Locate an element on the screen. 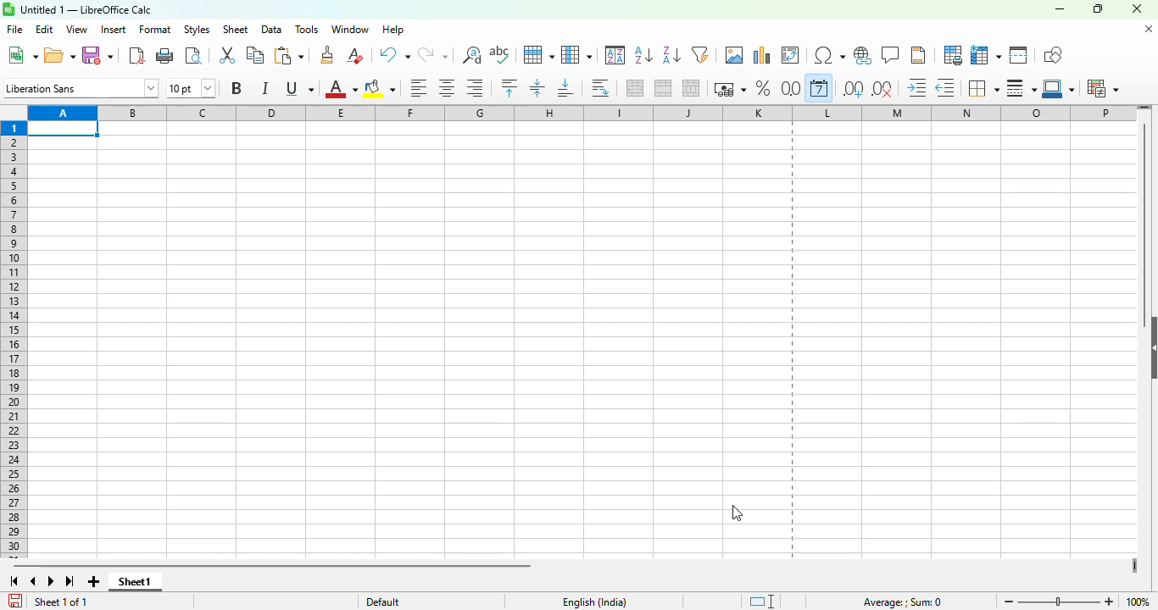  save is located at coordinates (97, 56).